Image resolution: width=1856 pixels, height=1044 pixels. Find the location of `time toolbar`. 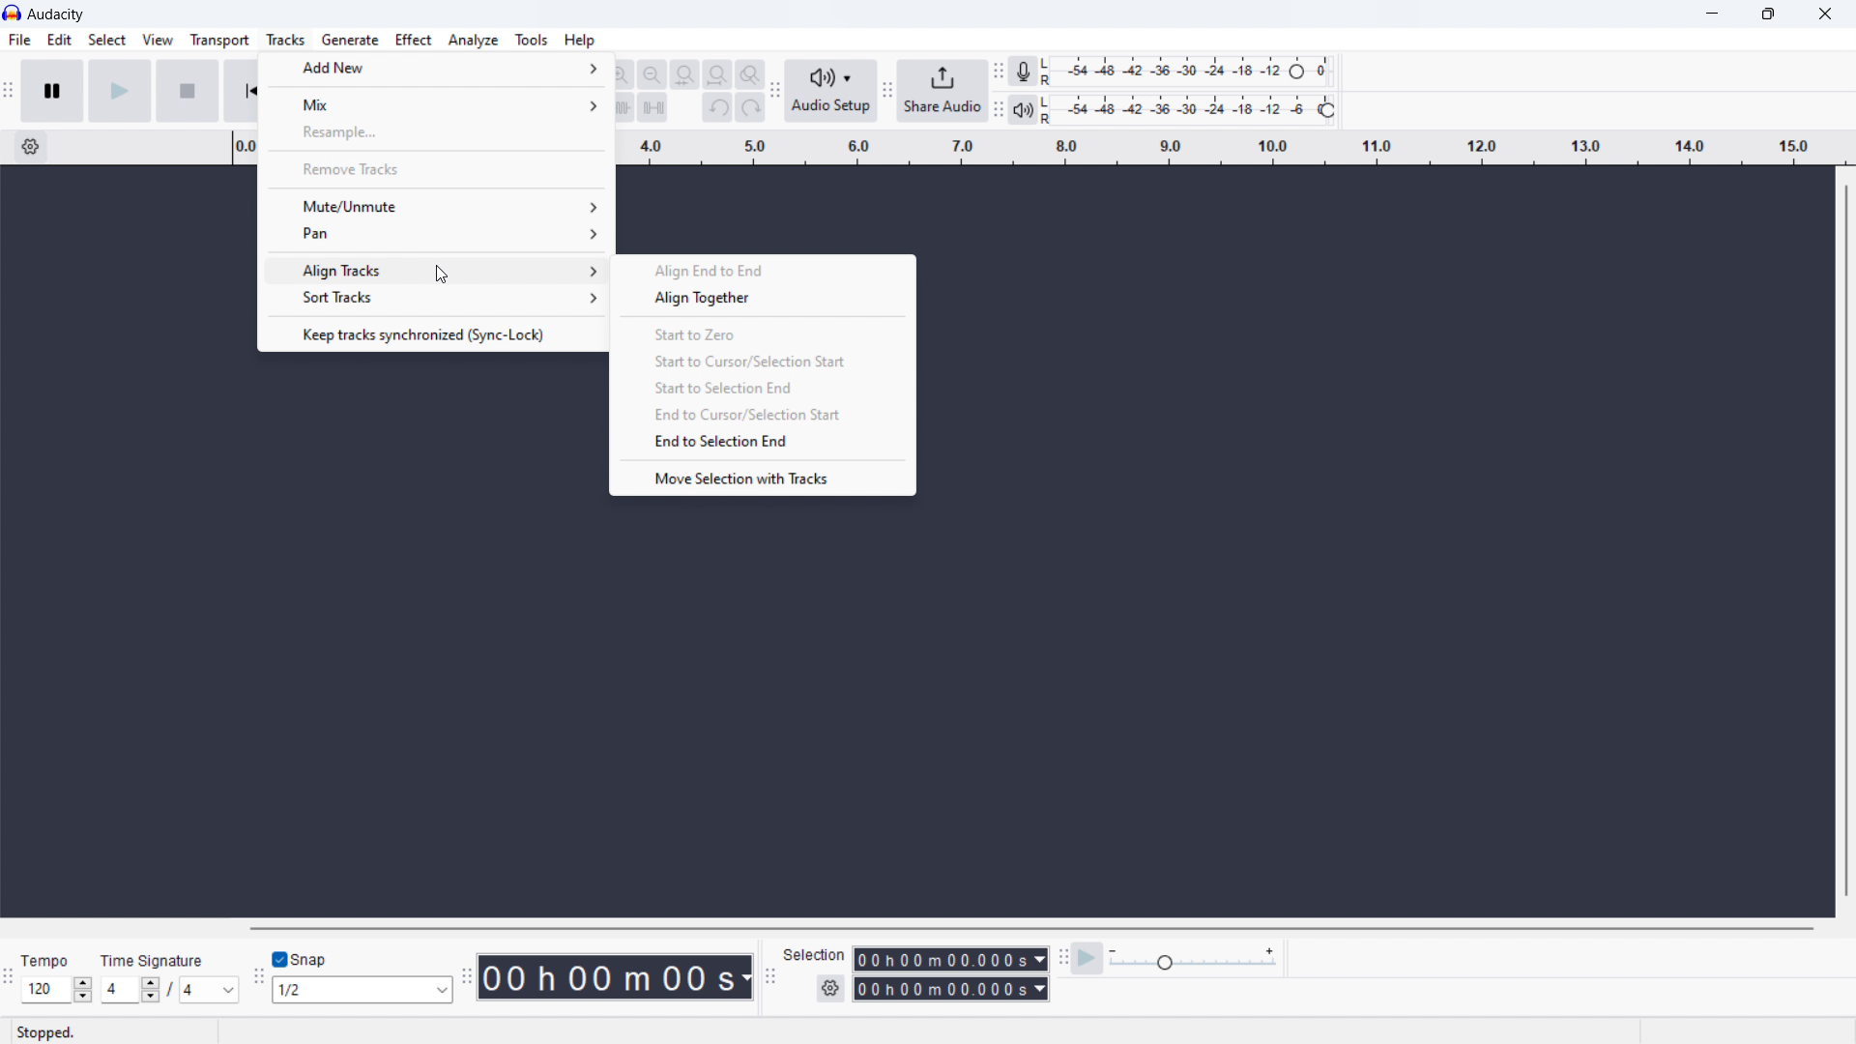

time toolbar is located at coordinates (466, 971).